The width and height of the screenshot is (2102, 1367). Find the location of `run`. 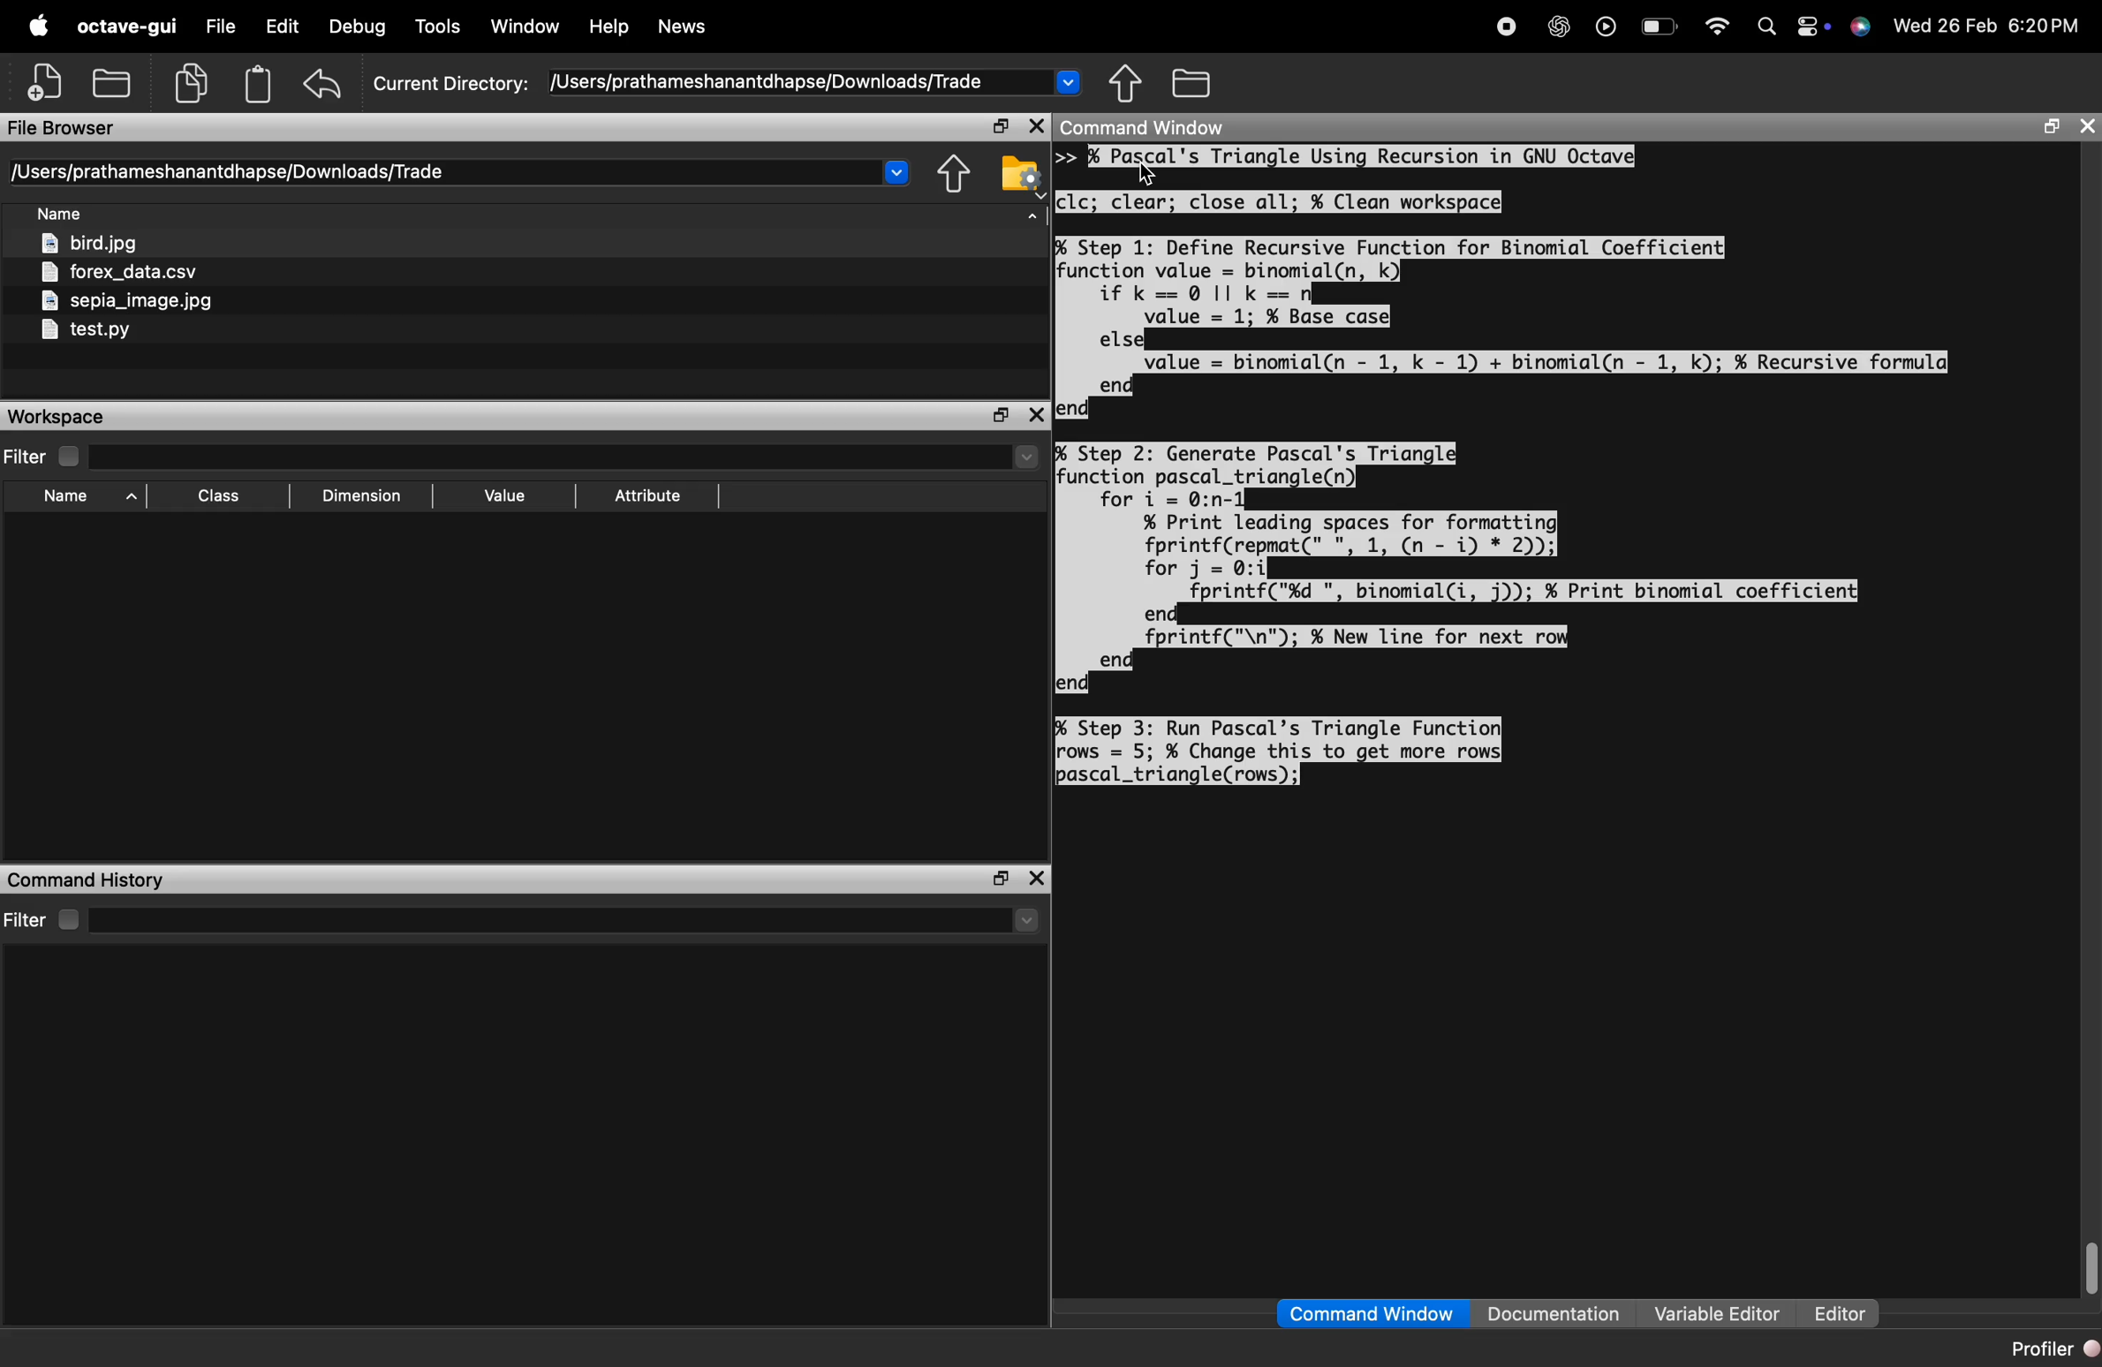

run is located at coordinates (1607, 26).